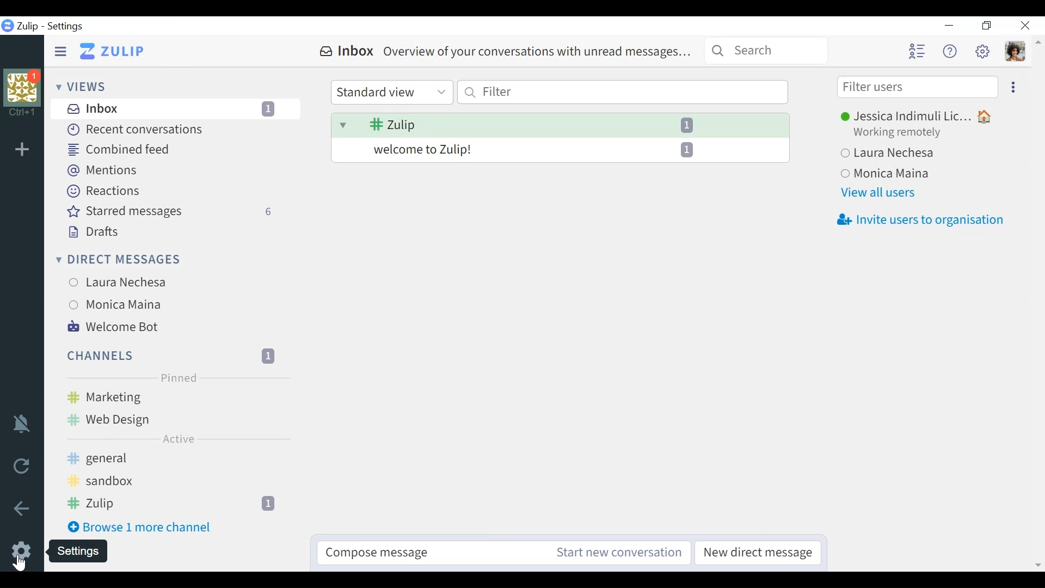  What do you see at coordinates (121, 150) in the screenshot?
I see `Combined Feed` at bounding box center [121, 150].